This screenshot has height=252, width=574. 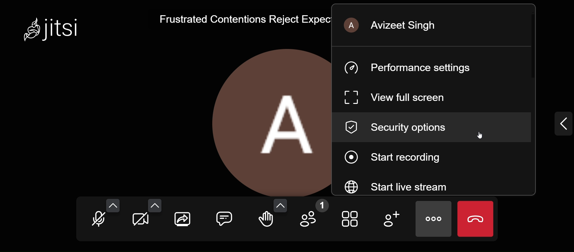 I want to click on Jitsi, so click(x=52, y=30).